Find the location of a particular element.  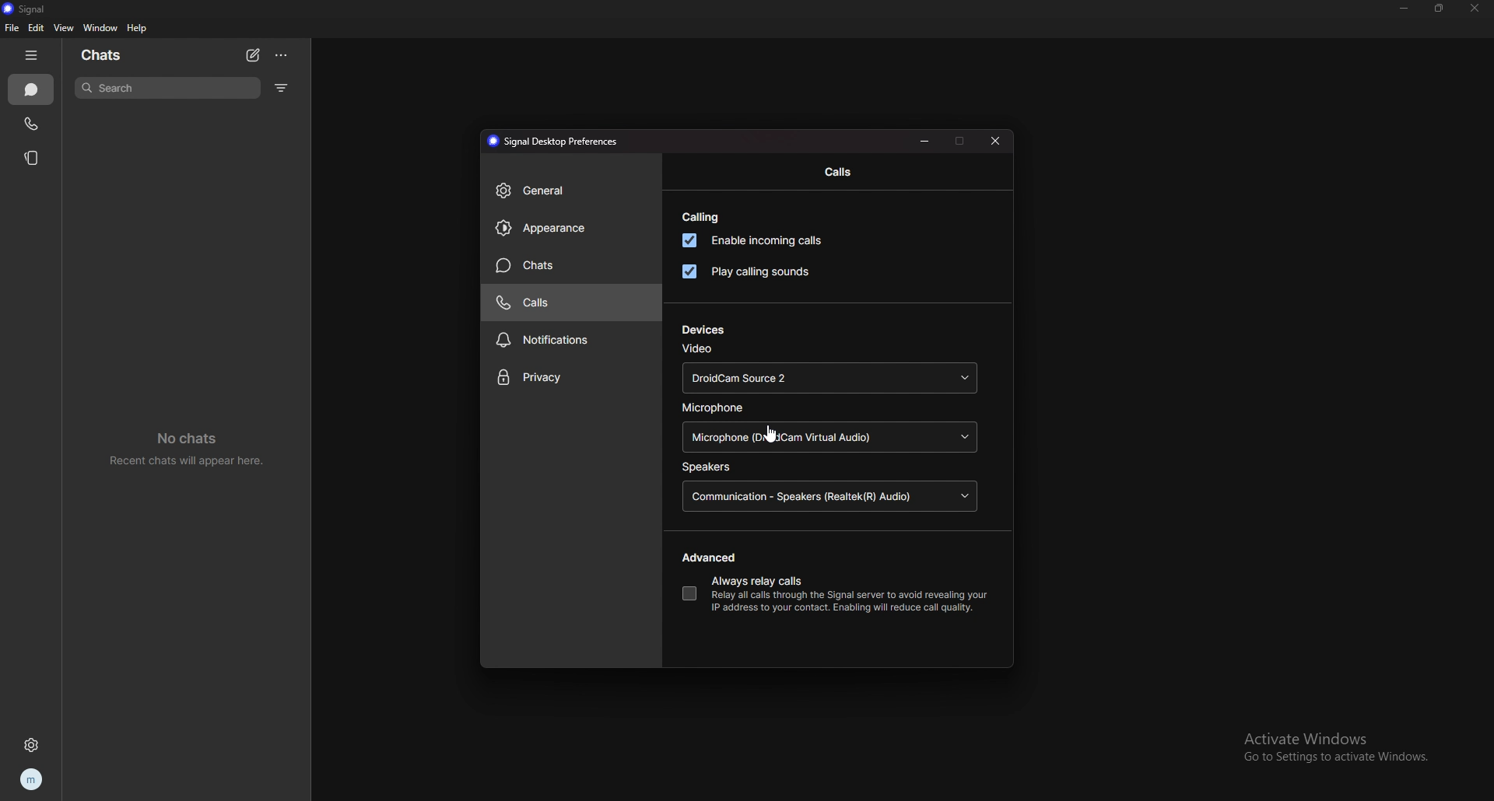

chats is located at coordinates (572, 264).